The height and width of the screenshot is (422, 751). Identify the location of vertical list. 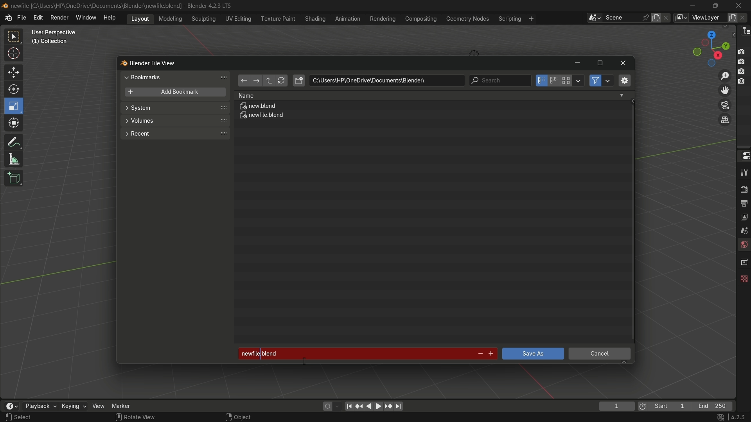
(541, 80).